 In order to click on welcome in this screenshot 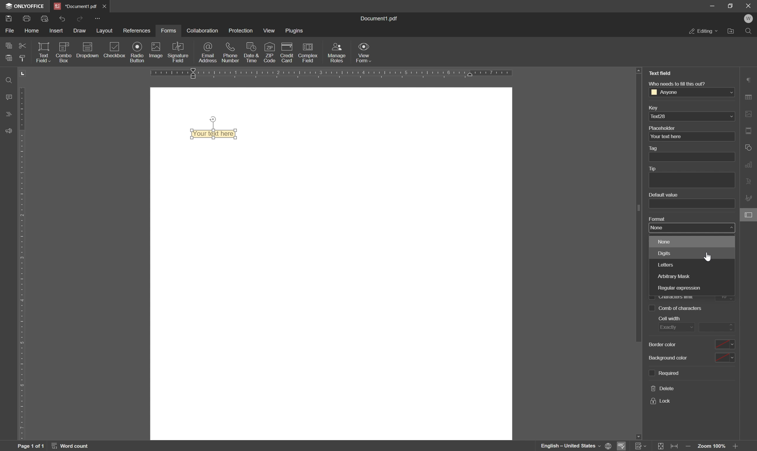, I will do `click(749, 19)`.